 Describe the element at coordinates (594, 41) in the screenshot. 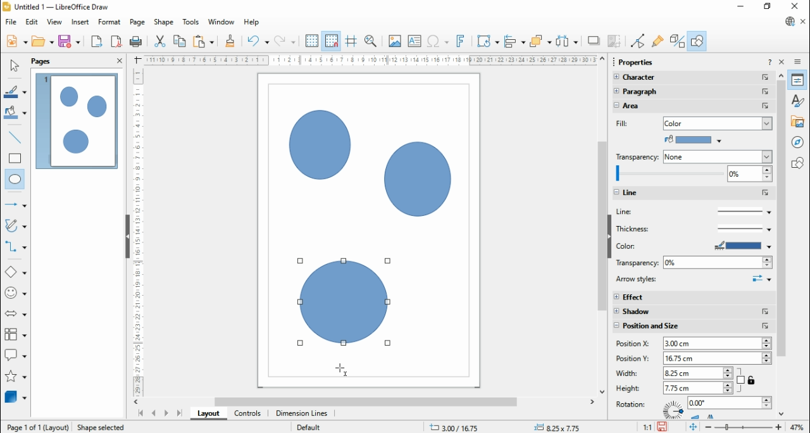

I see `shadow` at that location.